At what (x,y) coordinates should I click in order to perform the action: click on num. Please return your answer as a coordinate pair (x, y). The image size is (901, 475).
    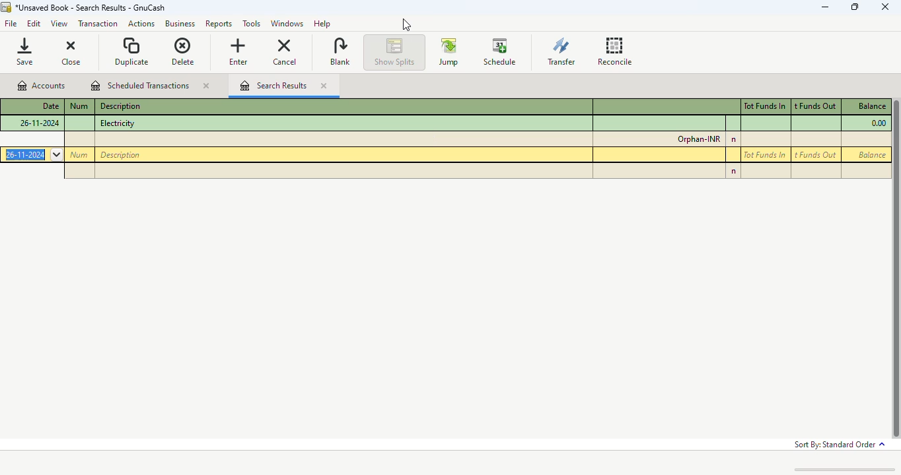
    Looking at the image, I should click on (79, 106).